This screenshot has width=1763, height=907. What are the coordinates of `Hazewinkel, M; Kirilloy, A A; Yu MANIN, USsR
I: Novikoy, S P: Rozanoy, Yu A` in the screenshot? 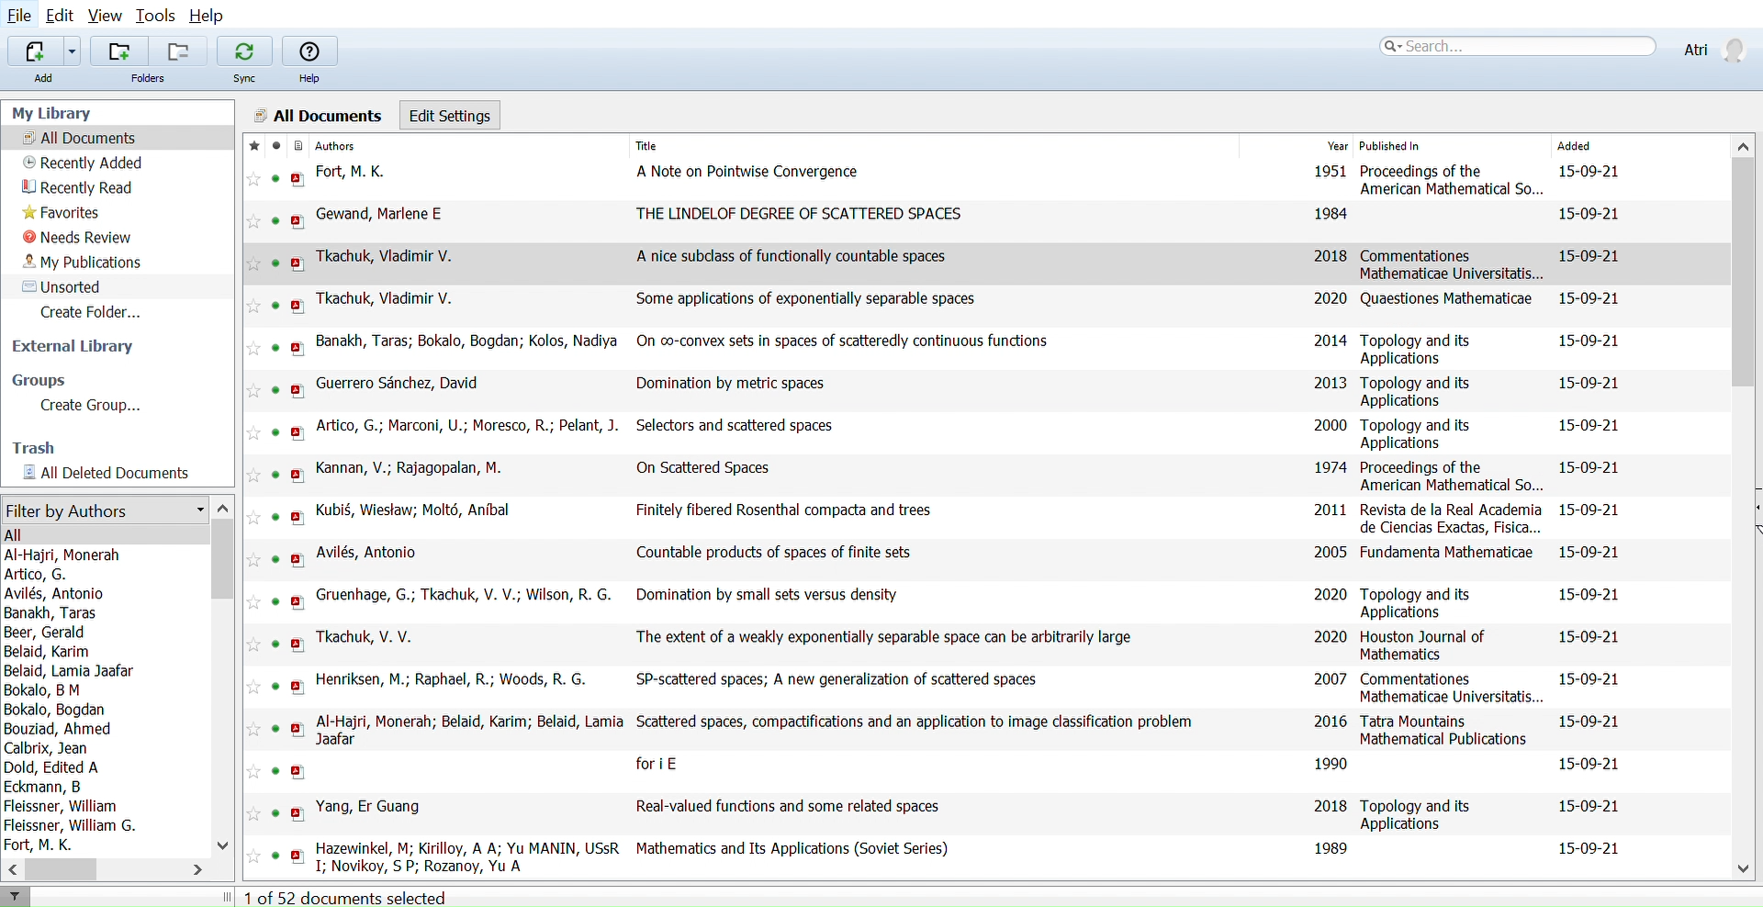 It's located at (467, 855).